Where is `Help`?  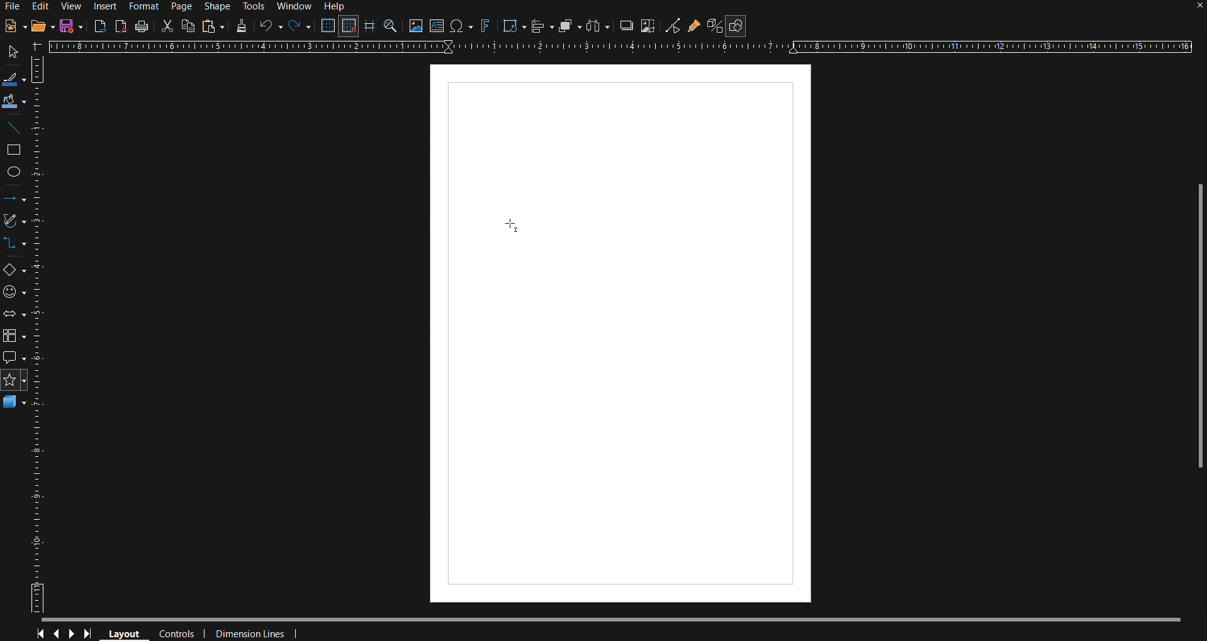
Help is located at coordinates (337, 8).